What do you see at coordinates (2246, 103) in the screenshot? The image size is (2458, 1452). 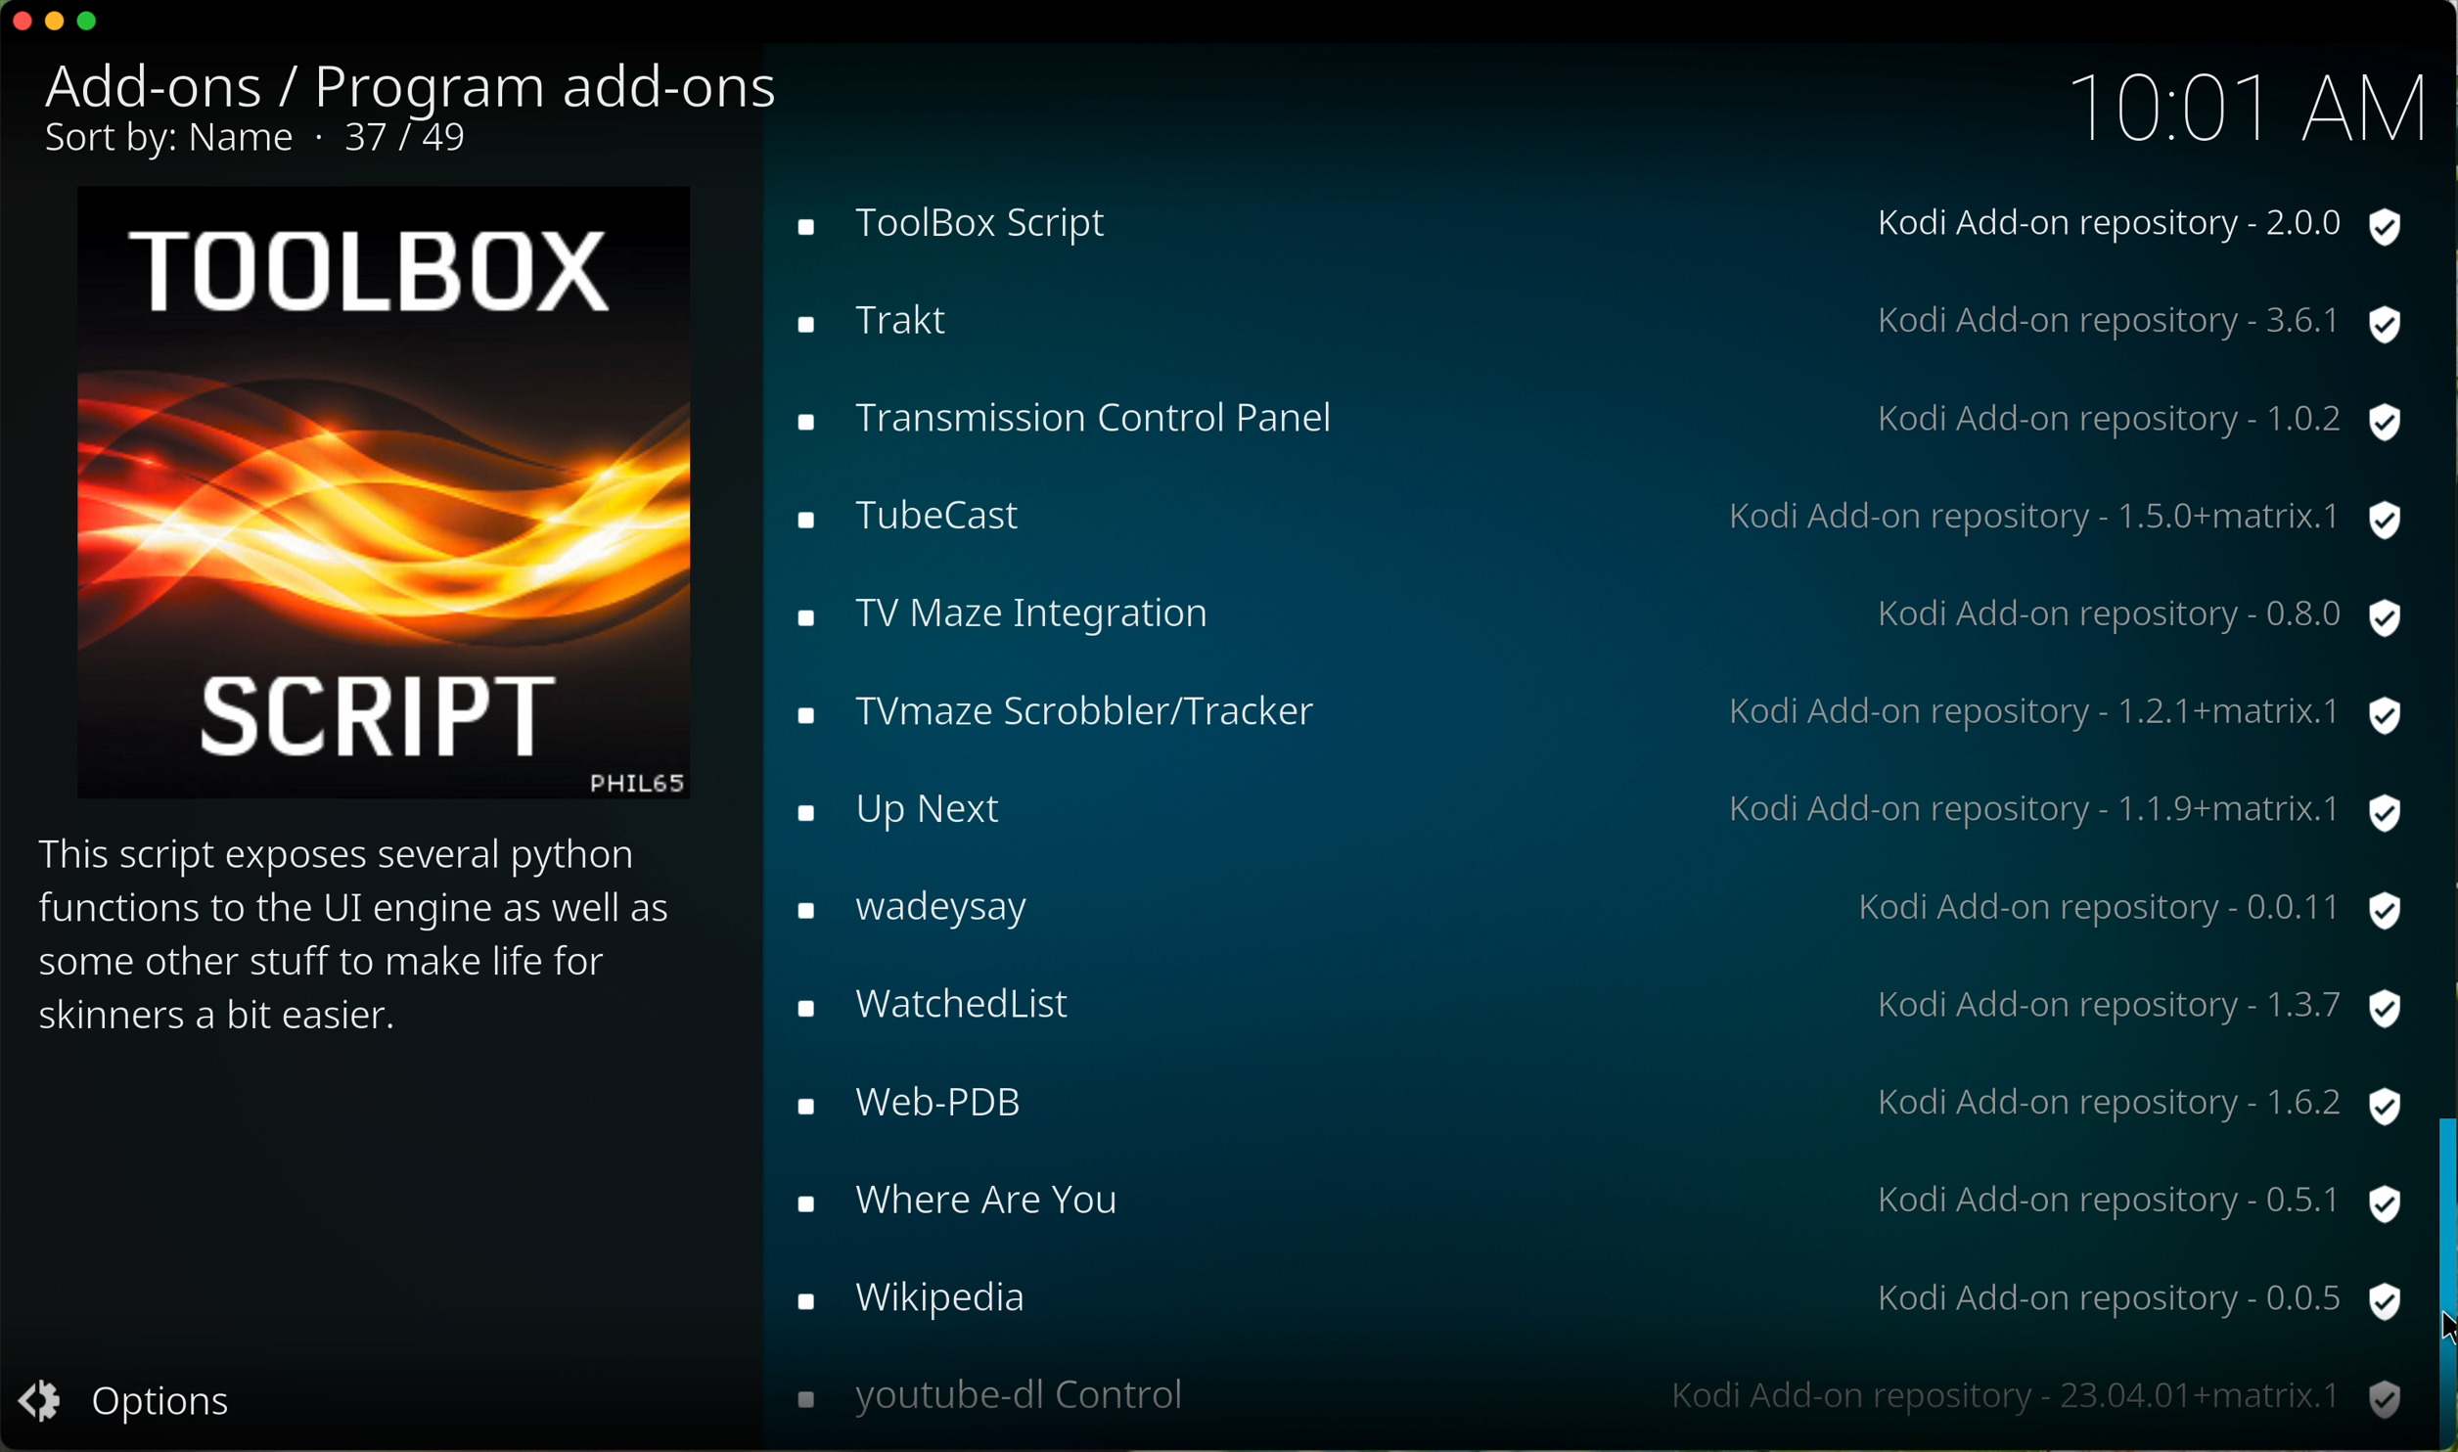 I see `10:01 AM` at bounding box center [2246, 103].